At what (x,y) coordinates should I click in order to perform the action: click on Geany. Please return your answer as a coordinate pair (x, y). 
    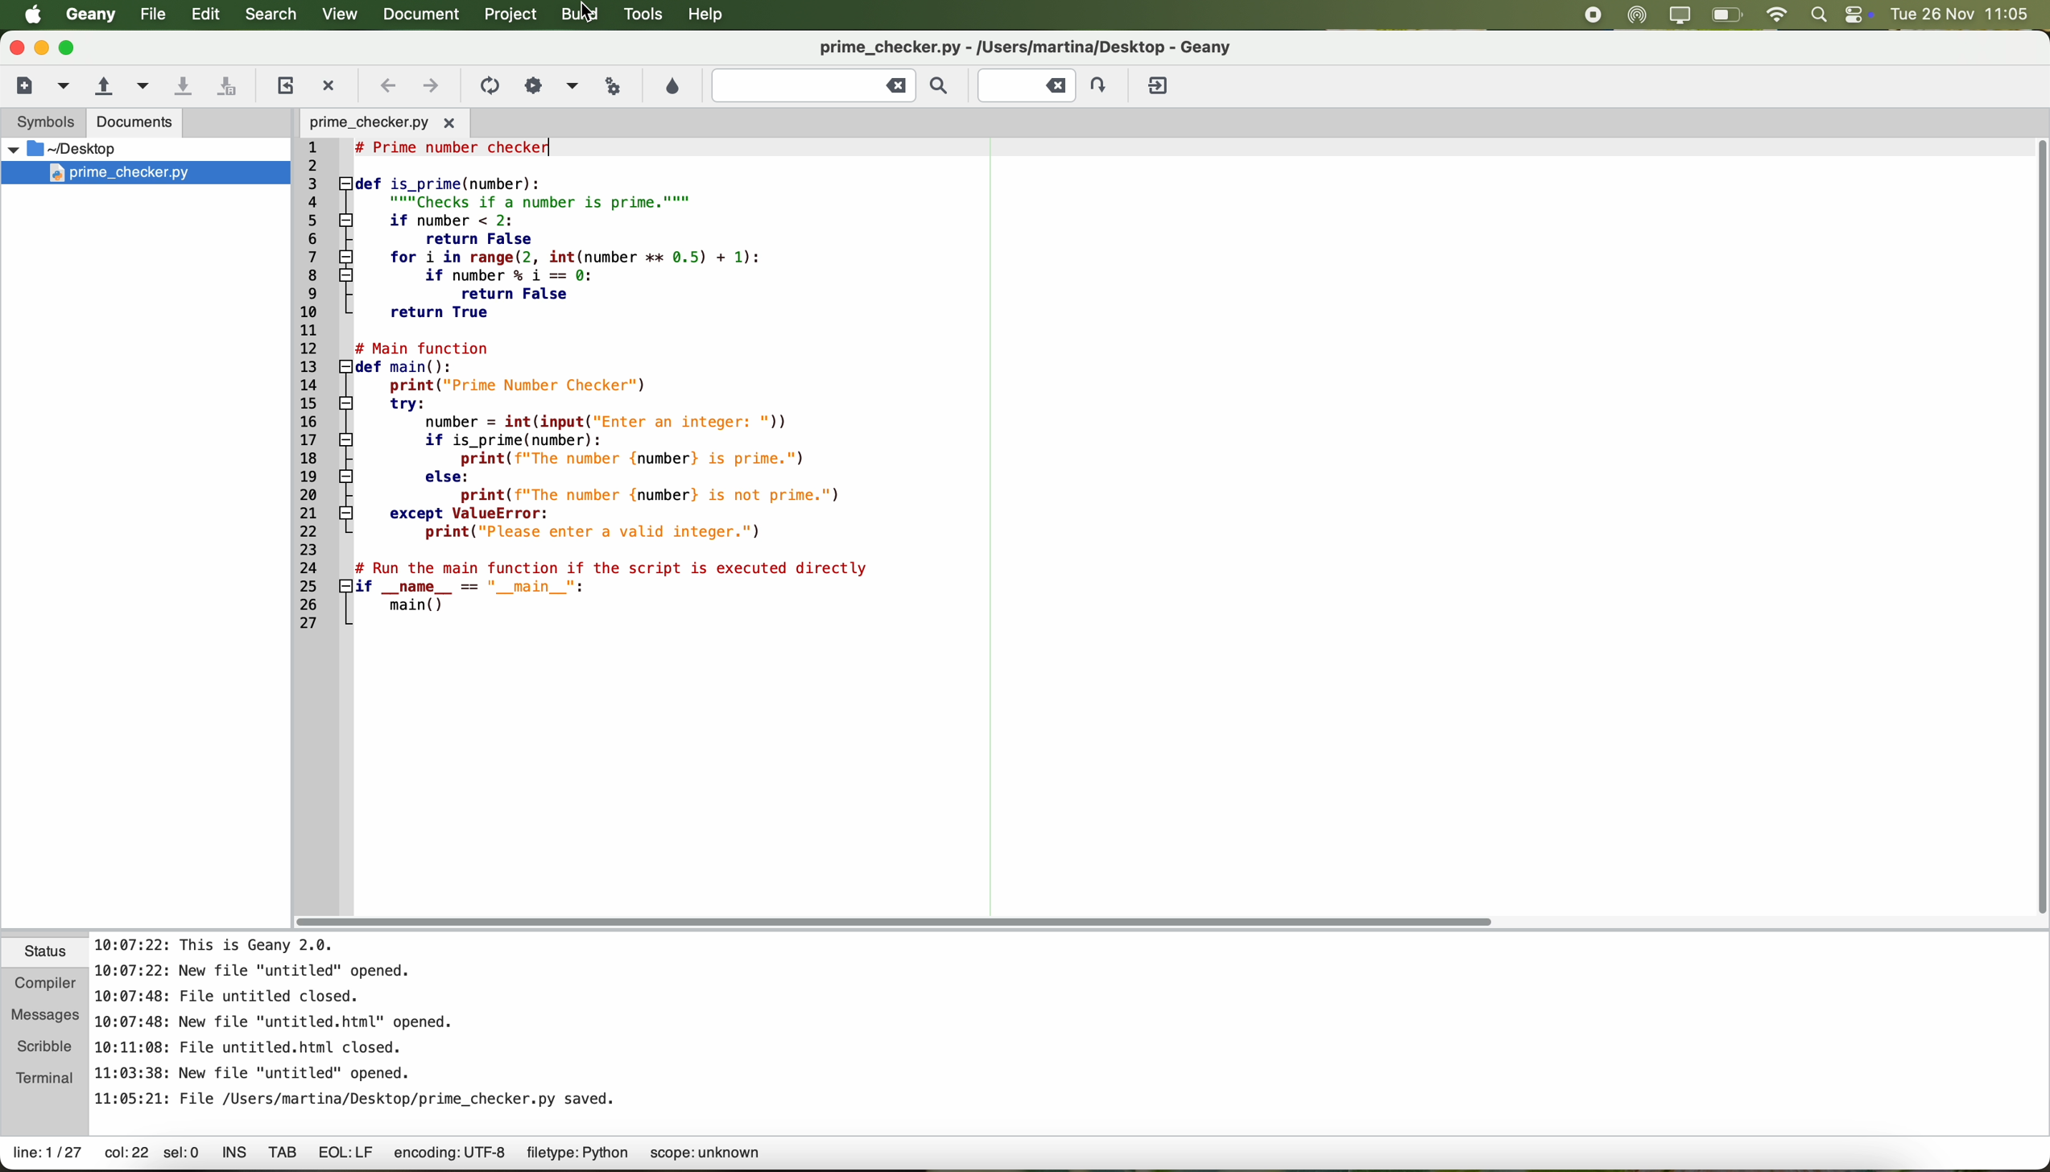
    Looking at the image, I should click on (89, 15).